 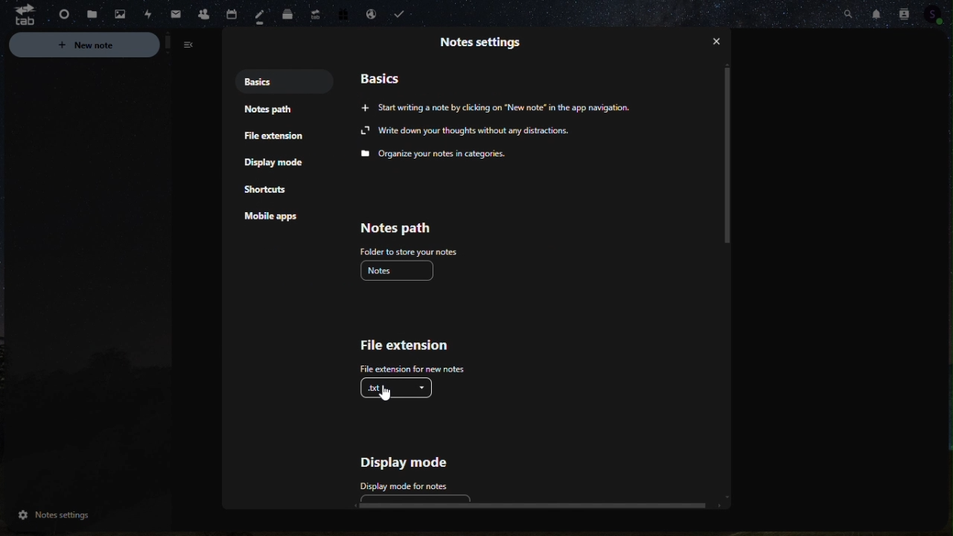 What do you see at coordinates (408, 227) in the screenshot?
I see `Note path` at bounding box center [408, 227].